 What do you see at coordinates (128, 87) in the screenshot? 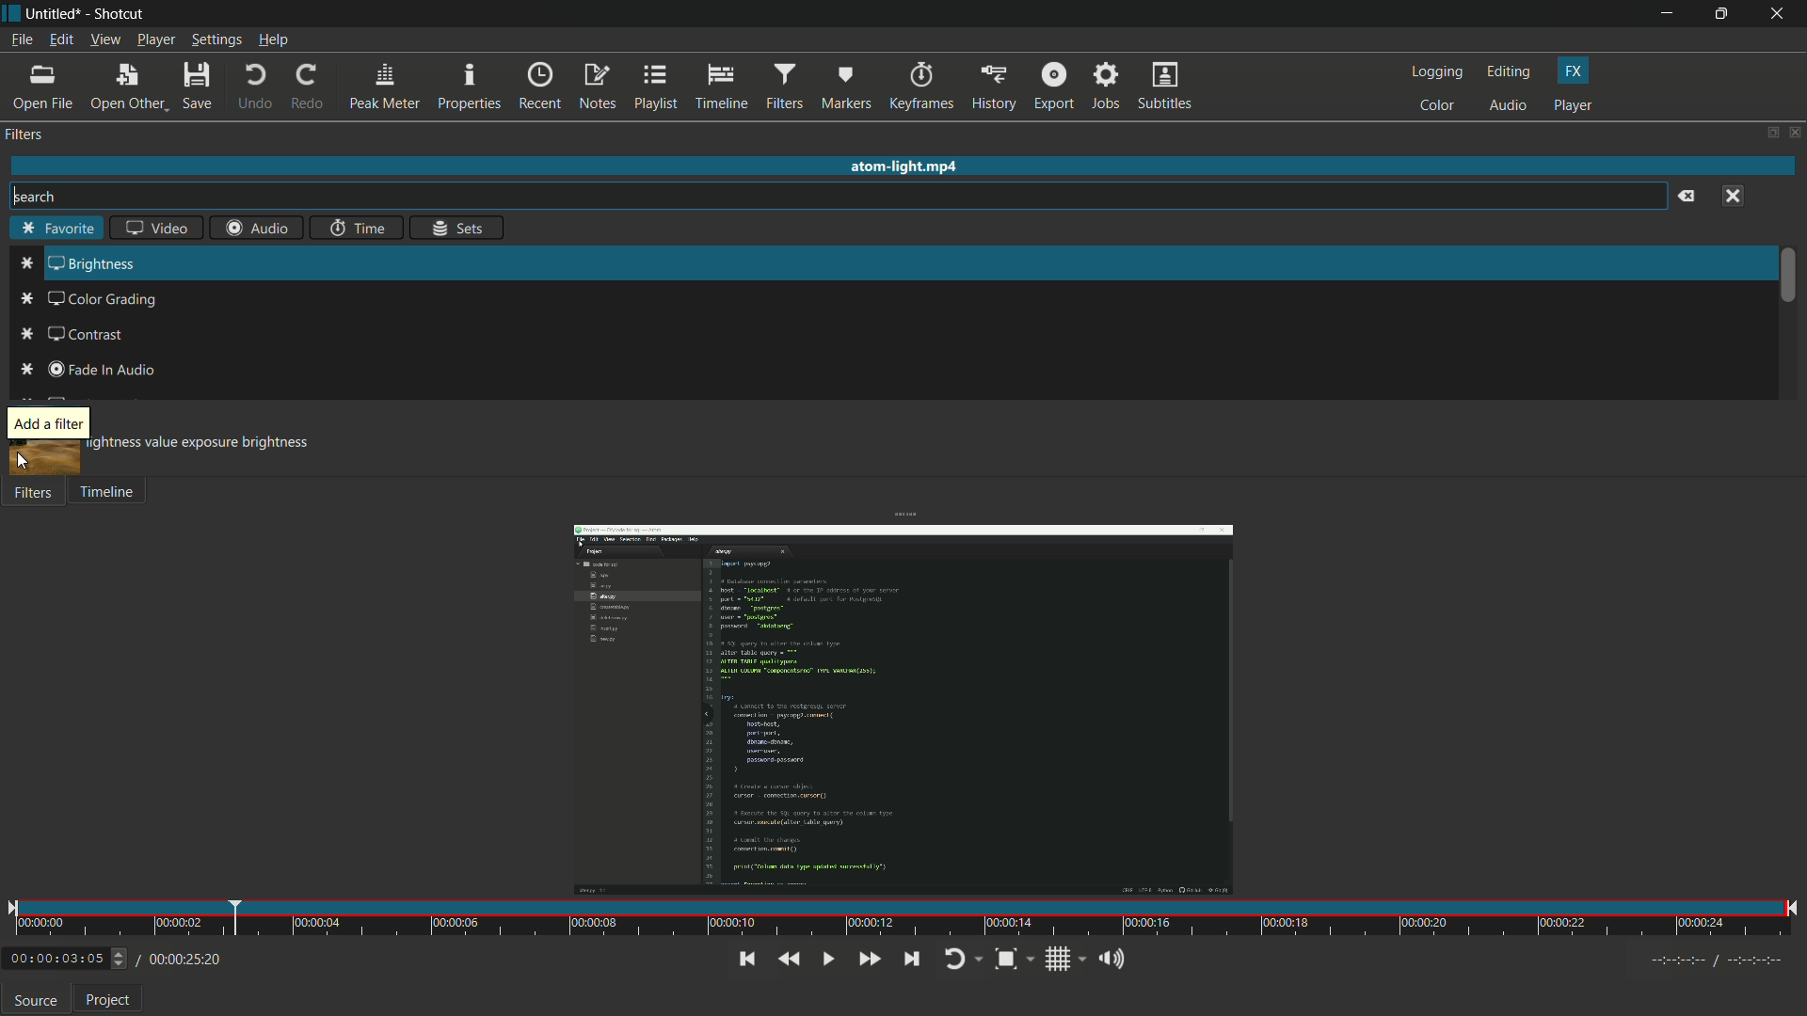
I see `open other` at bounding box center [128, 87].